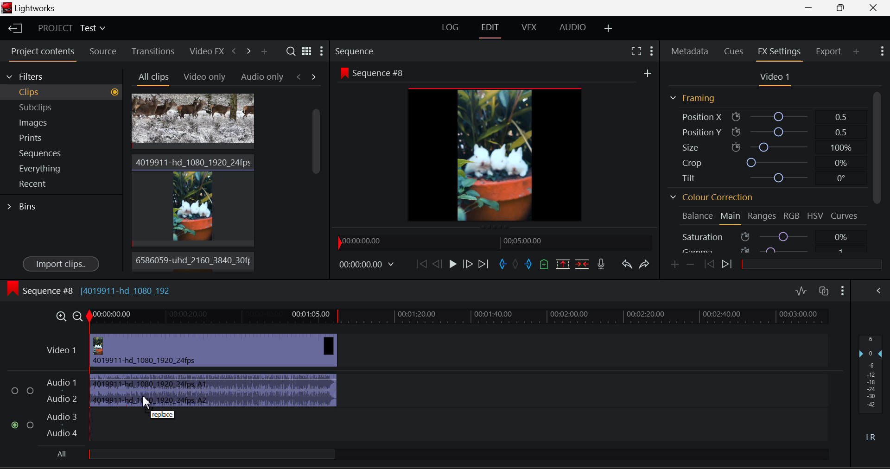  I want to click on Clips Open, so click(61, 92).